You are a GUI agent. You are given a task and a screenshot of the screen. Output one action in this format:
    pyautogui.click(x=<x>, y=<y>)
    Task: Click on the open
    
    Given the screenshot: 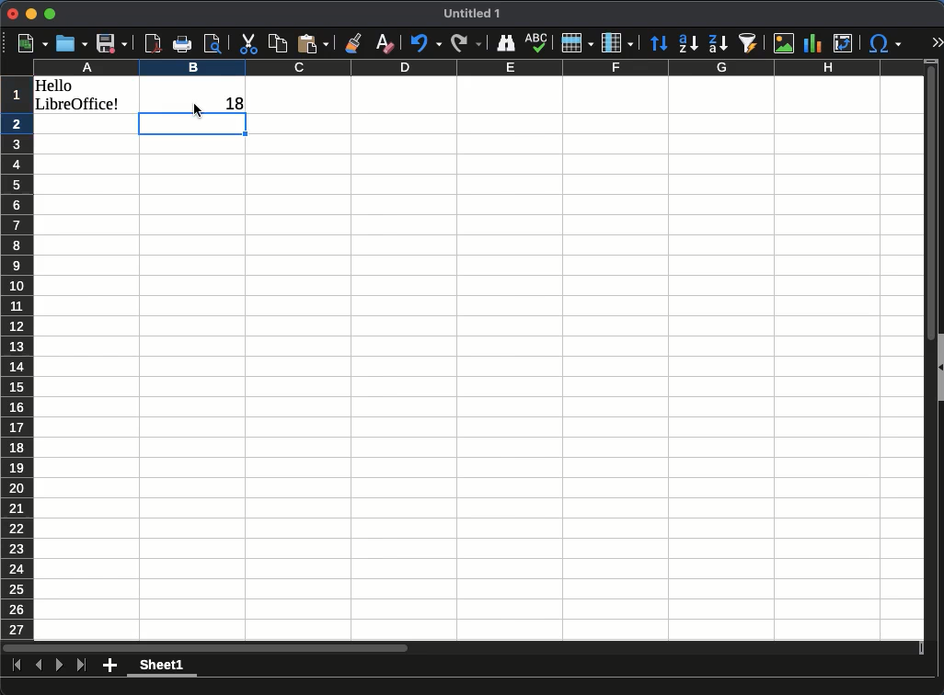 What is the action you would take?
    pyautogui.click(x=69, y=42)
    